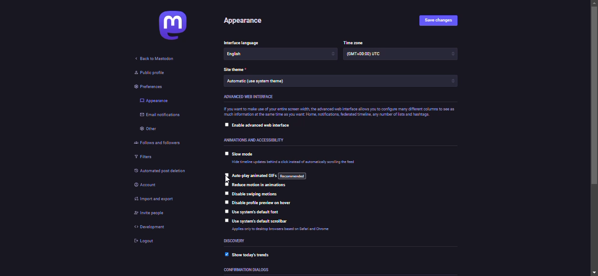 The height and width of the screenshot is (276, 598). What do you see at coordinates (163, 171) in the screenshot?
I see `automated post deletion` at bounding box center [163, 171].